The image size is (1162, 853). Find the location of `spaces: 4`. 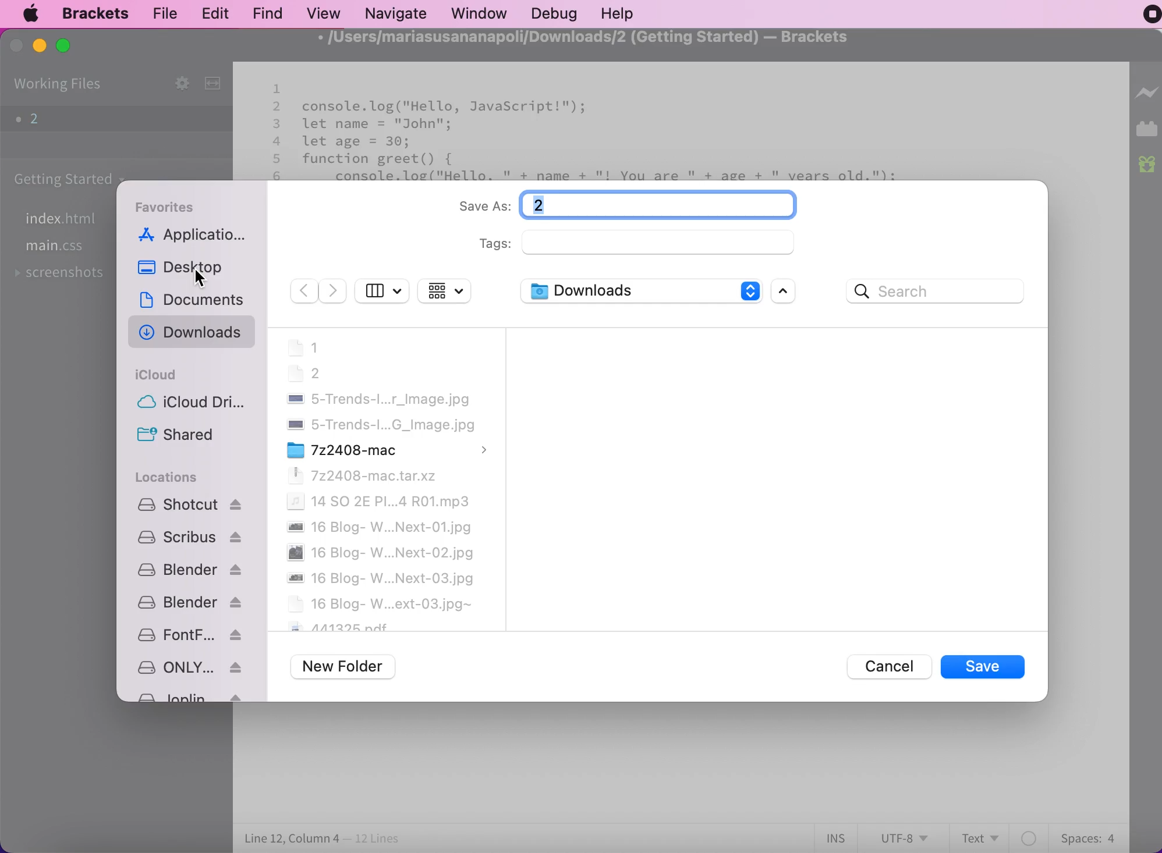

spaces: 4 is located at coordinates (1085, 836).